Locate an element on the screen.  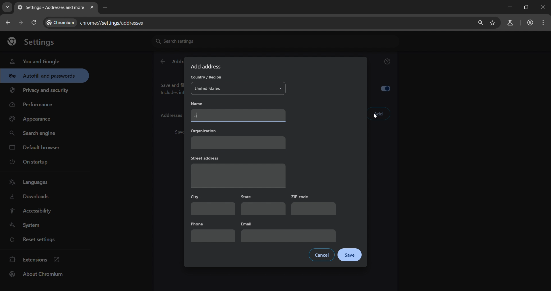
account is located at coordinates (529, 23).